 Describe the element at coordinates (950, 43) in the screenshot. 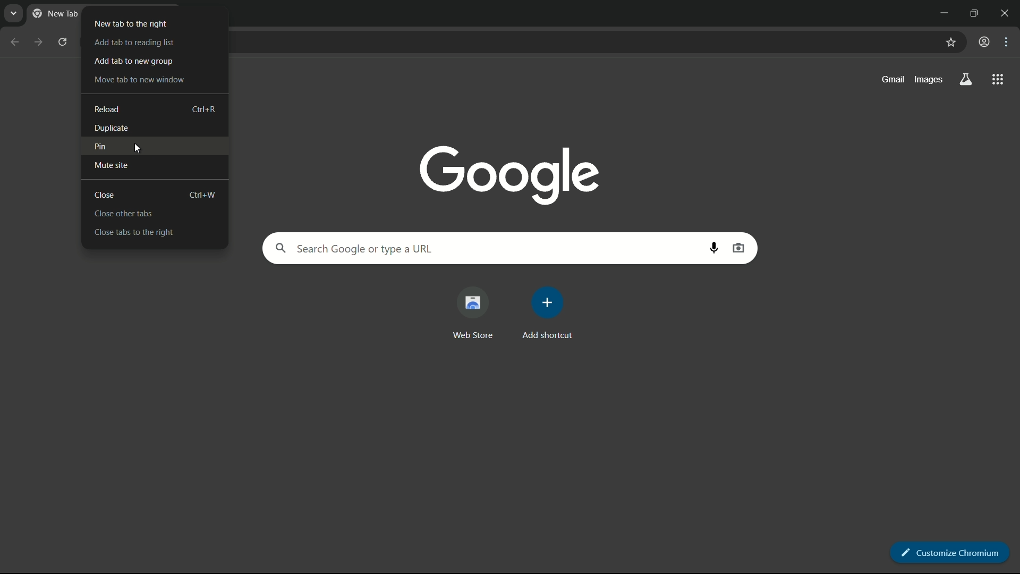

I see `bookmark this tab` at that location.